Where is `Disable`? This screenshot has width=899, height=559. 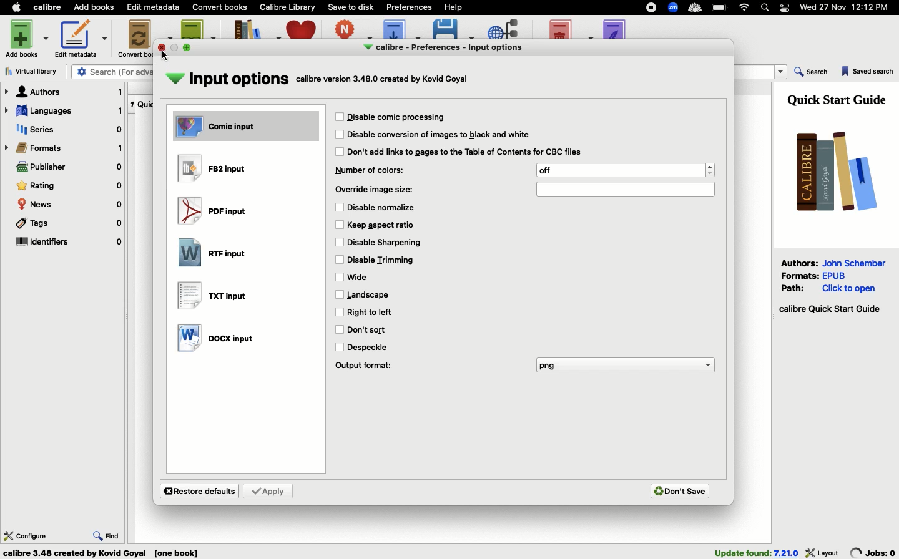
Disable is located at coordinates (383, 208).